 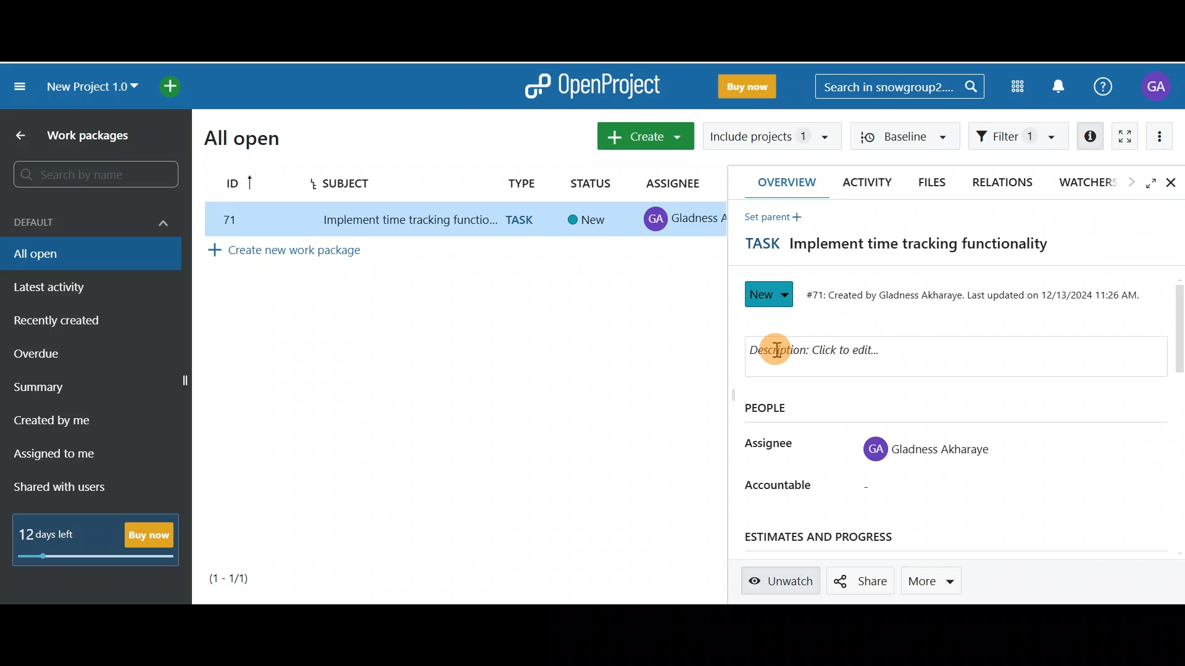 I want to click on Activity, so click(x=864, y=182).